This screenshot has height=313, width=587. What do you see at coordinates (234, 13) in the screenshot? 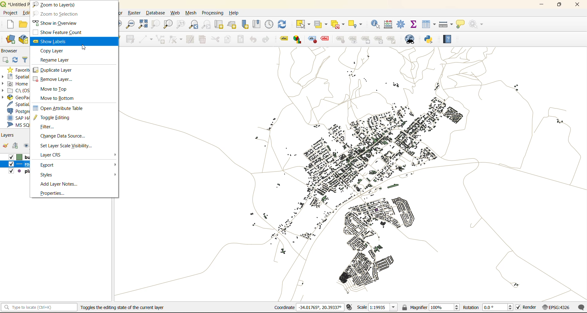
I see `help` at bounding box center [234, 13].